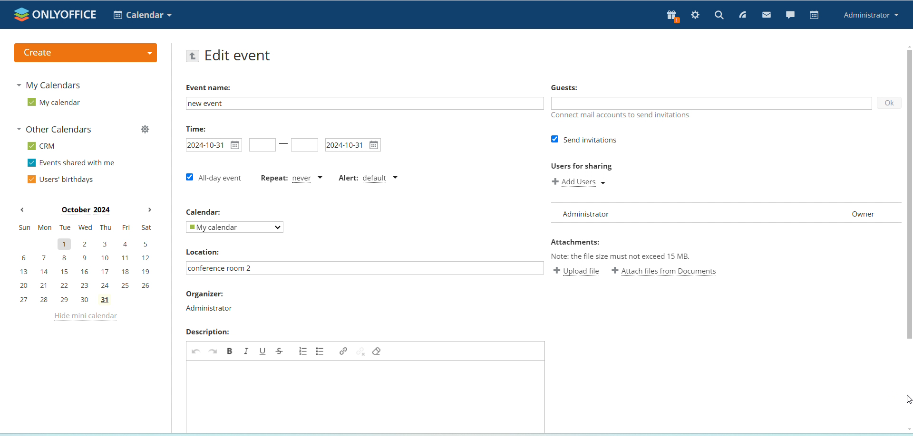 This screenshot has width=913, height=436. Describe the element at coordinates (352, 145) in the screenshot. I see `event end date` at that location.